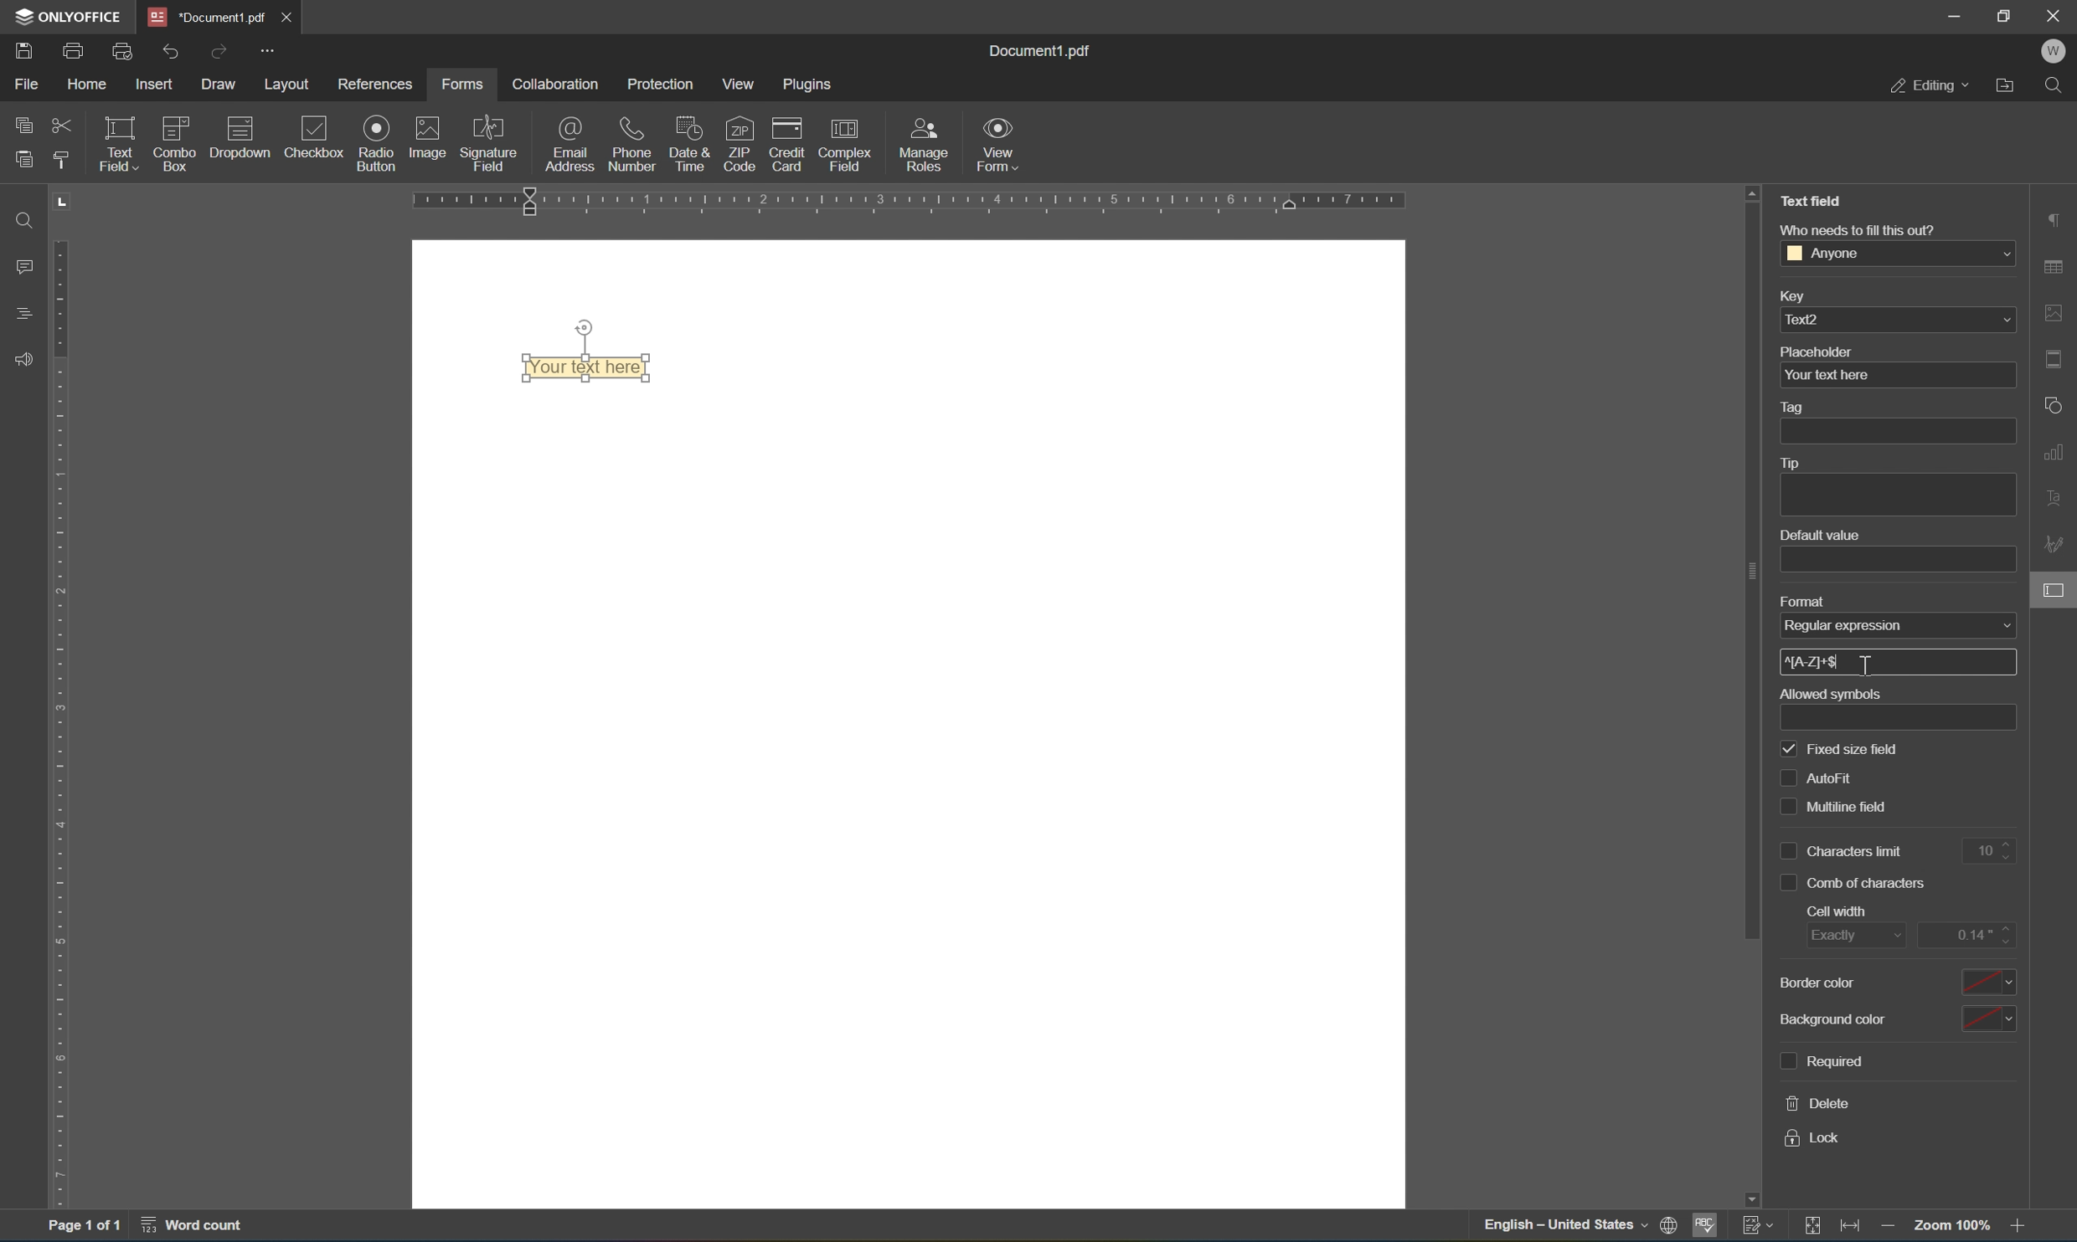 This screenshot has width=2077, height=1242. I want to click on ruler, so click(54, 725).